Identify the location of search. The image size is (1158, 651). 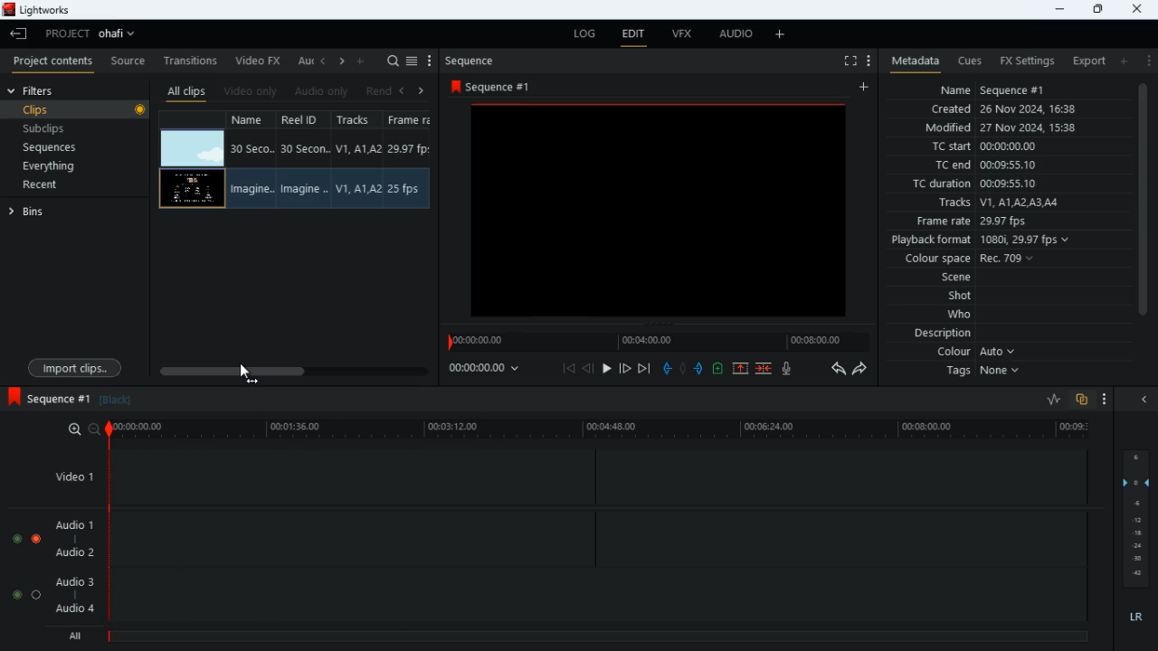
(394, 59).